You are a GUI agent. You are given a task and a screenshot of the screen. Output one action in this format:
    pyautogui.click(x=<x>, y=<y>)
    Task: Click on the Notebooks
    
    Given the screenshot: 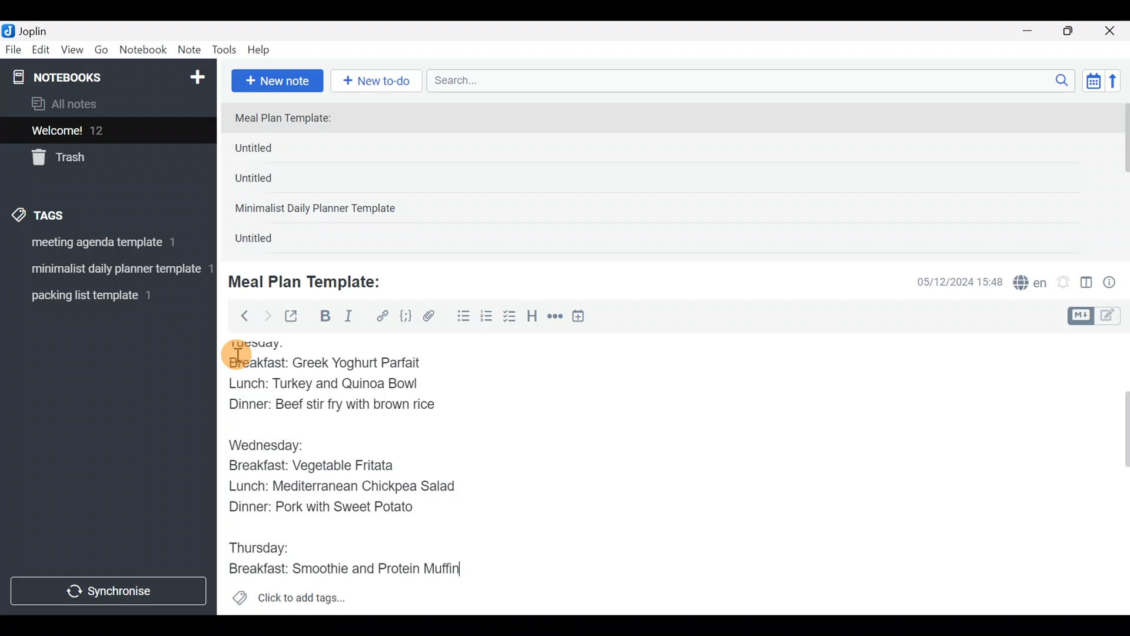 What is the action you would take?
    pyautogui.click(x=83, y=77)
    